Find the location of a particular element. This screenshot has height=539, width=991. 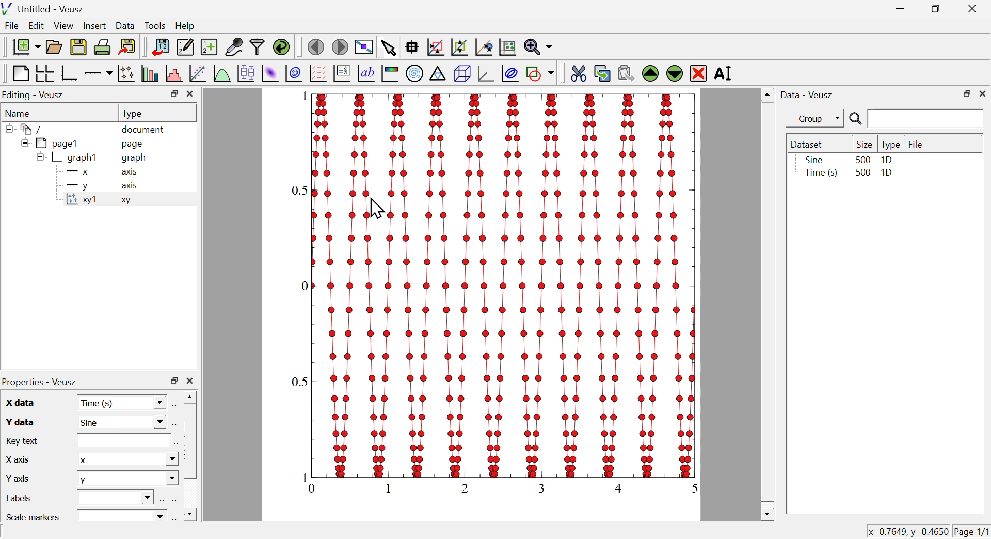

edit and enter new datasets is located at coordinates (184, 47).